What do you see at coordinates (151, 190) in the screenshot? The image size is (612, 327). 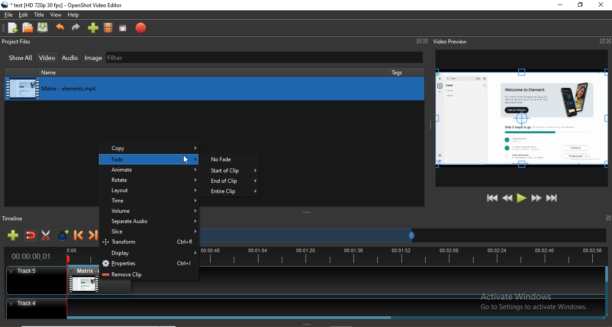 I see `layout` at bounding box center [151, 190].